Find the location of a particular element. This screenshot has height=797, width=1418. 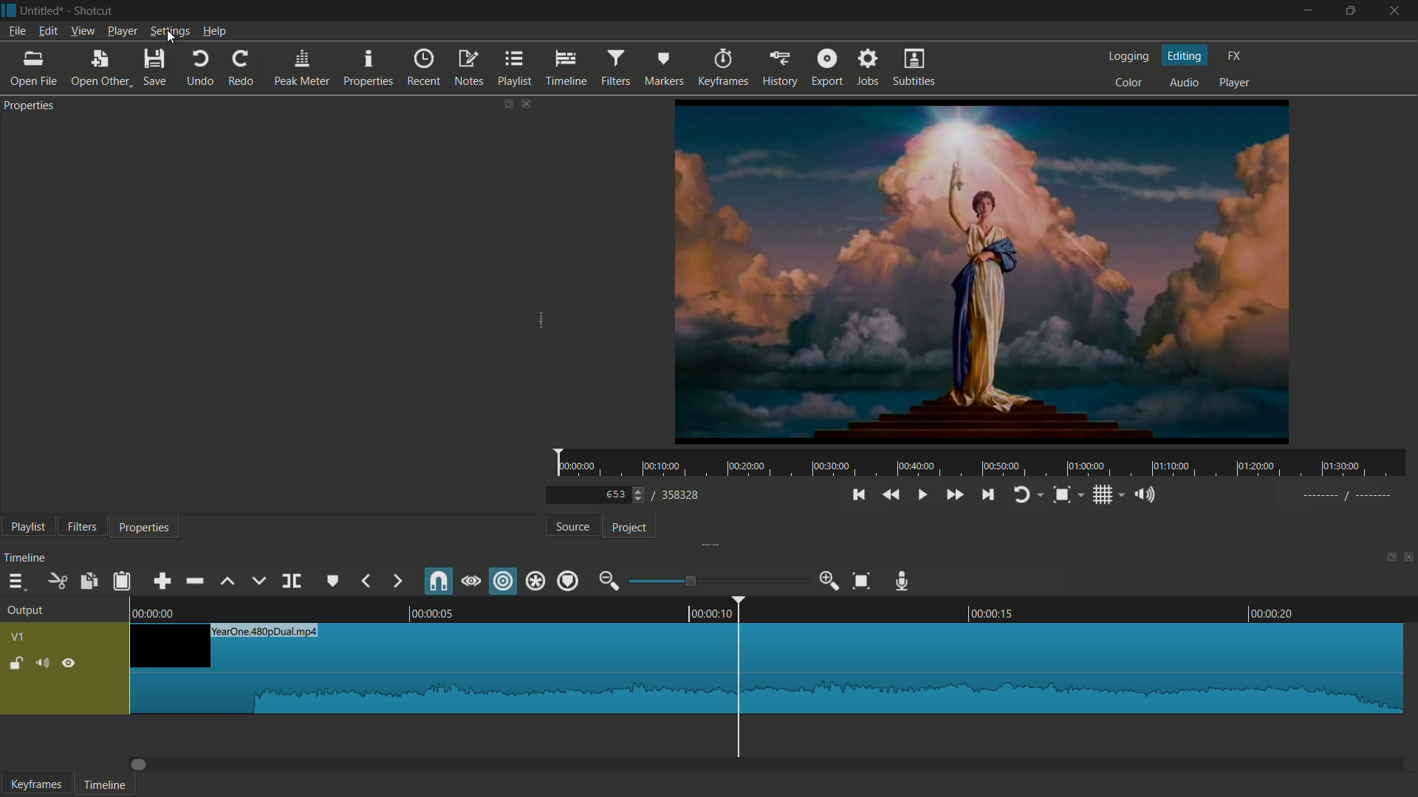

timeline menu is located at coordinates (16, 579).